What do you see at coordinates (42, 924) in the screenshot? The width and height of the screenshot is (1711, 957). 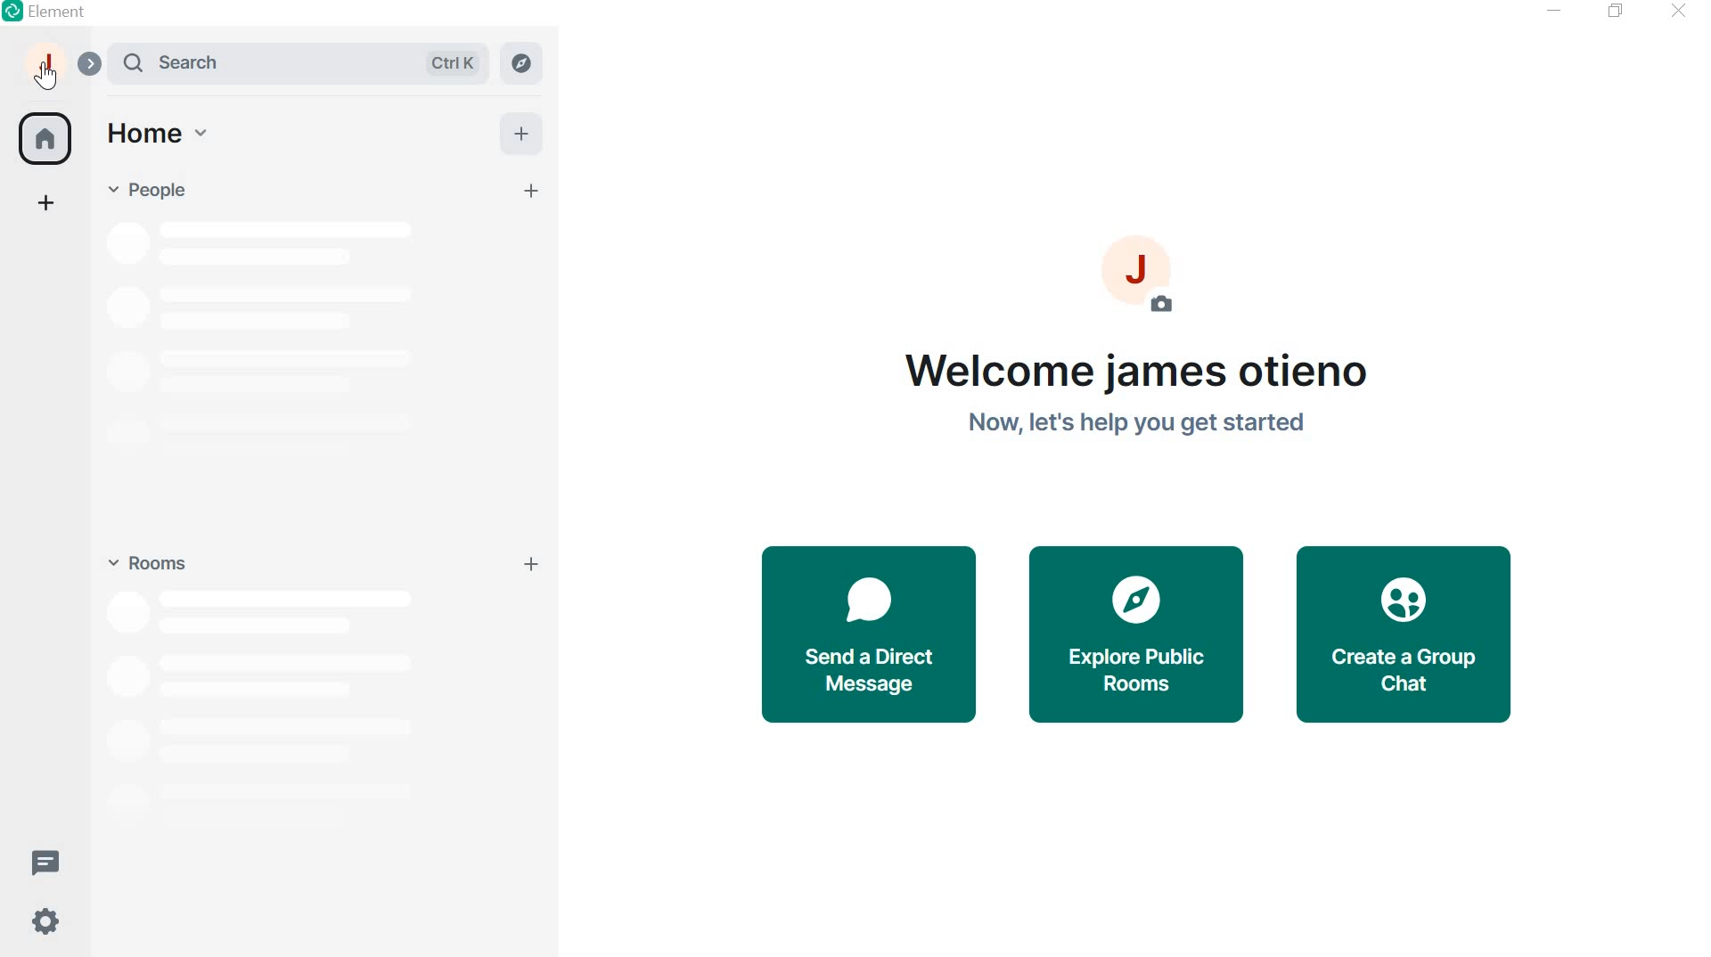 I see `QUICK SETTINGS` at bounding box center [42, 924].